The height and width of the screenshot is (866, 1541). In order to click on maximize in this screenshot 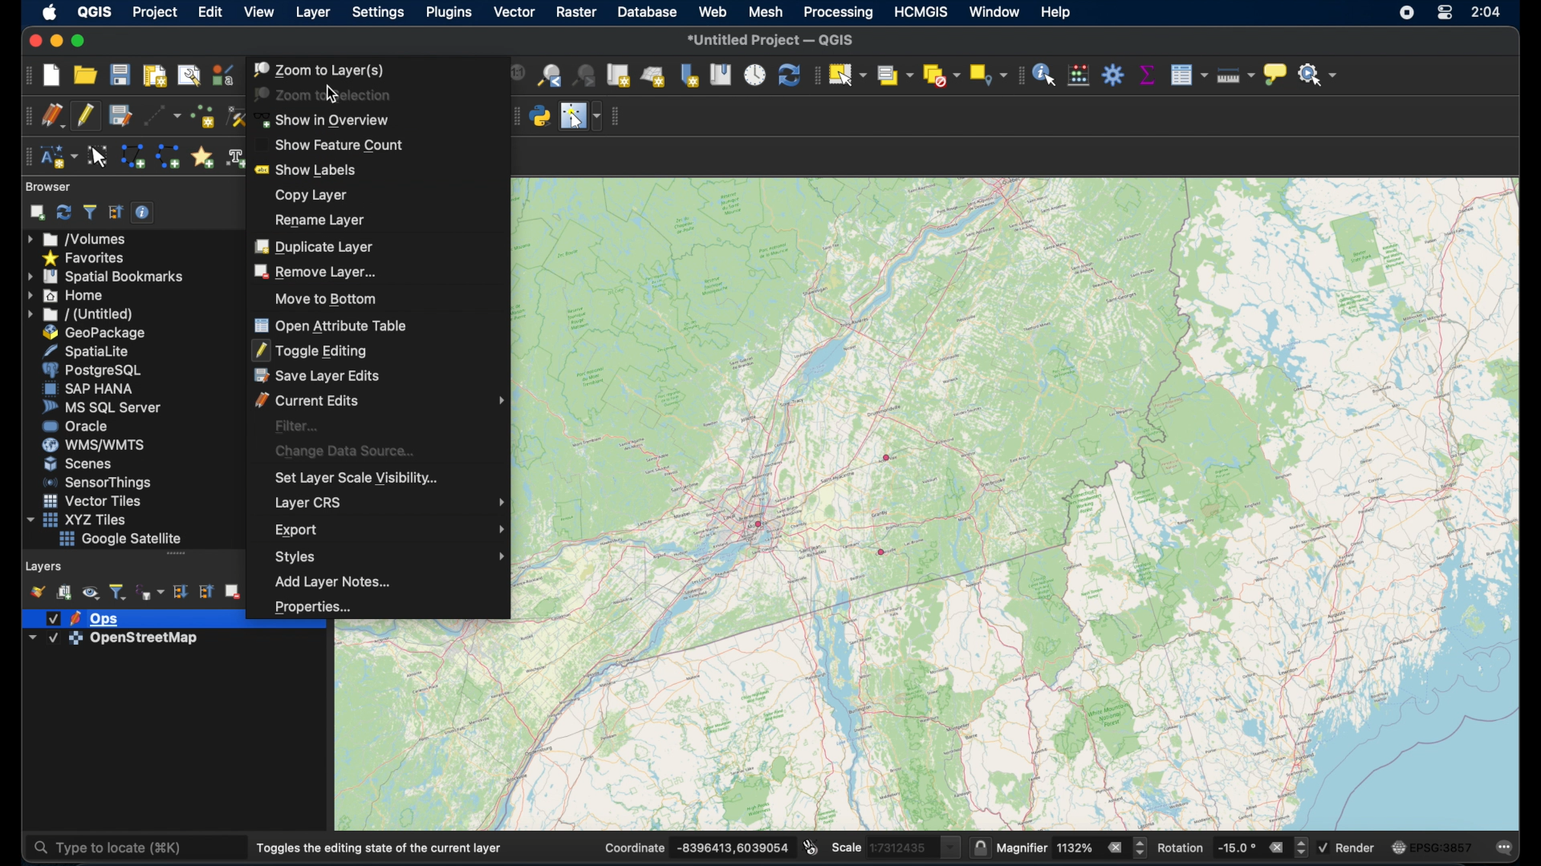, I will do `click(79, 42)`.